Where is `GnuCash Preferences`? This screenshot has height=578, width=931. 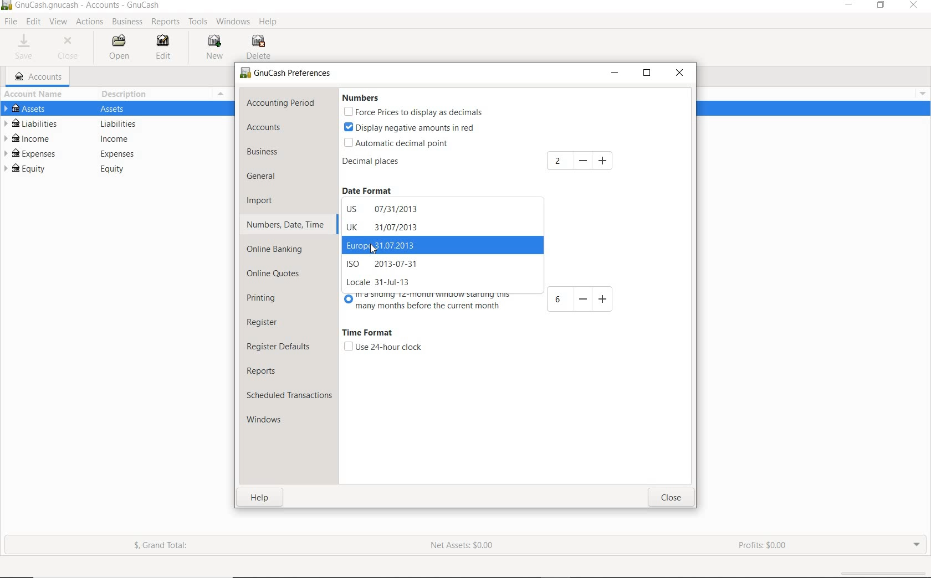 GnuCash Preferences is located at coordinates (286, 74).